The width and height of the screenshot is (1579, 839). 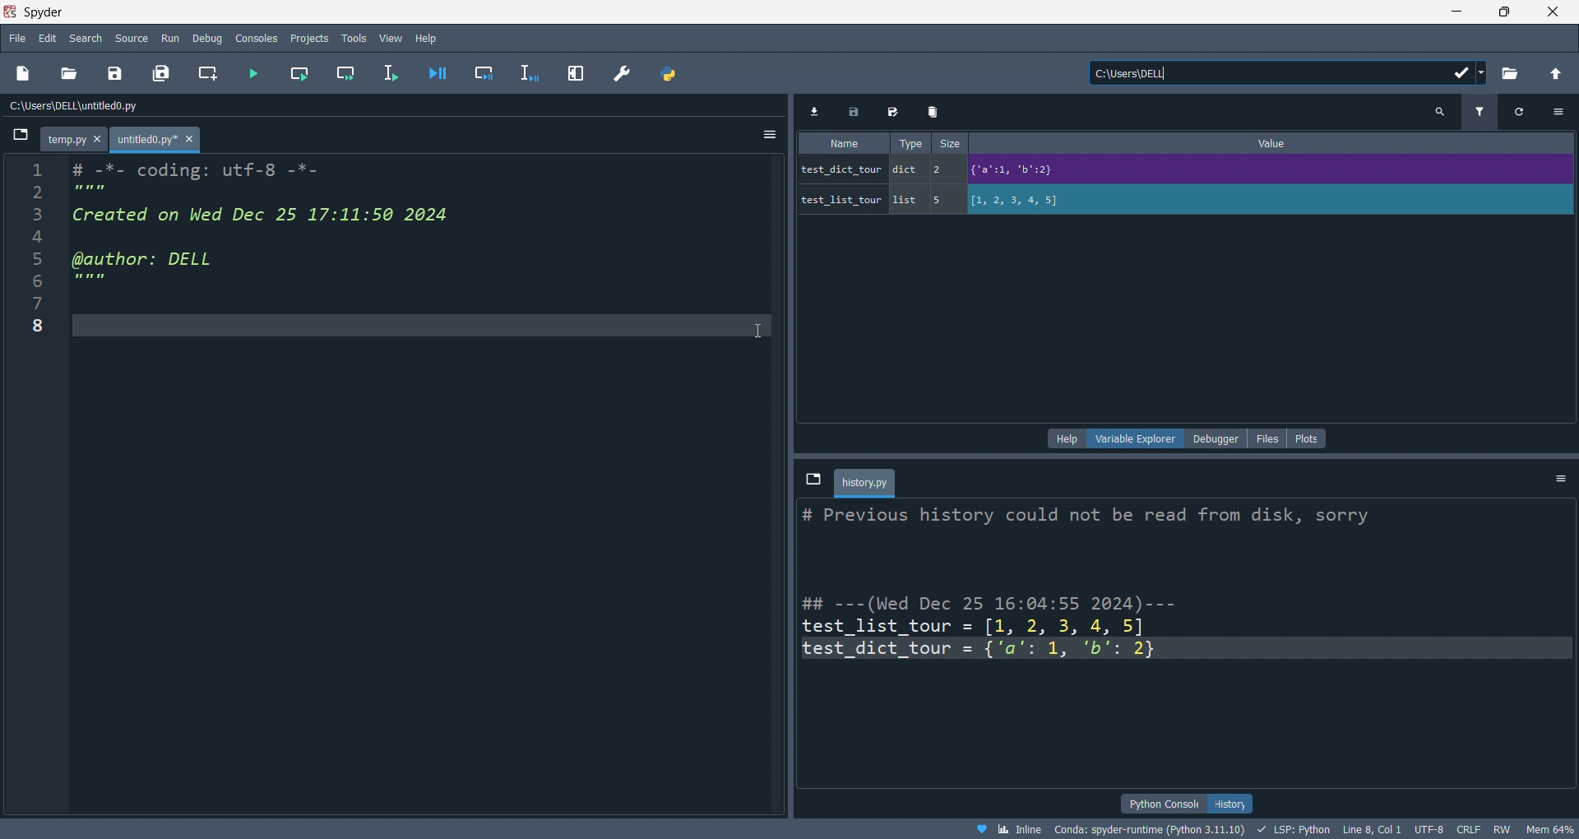 What do you see at coordinates (112, 76) in the screenshot?
I see `save` at bounding box center [112, 76].